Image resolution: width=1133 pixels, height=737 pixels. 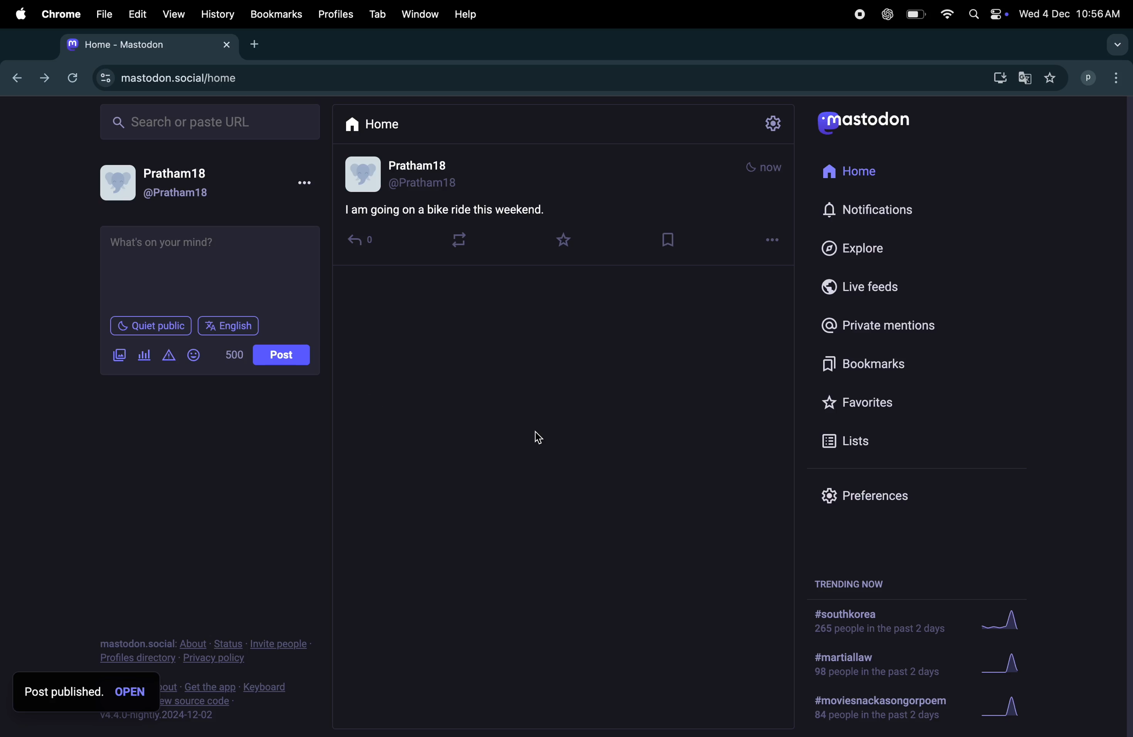 I want to click on #martial law, so click(x=876, y=664).